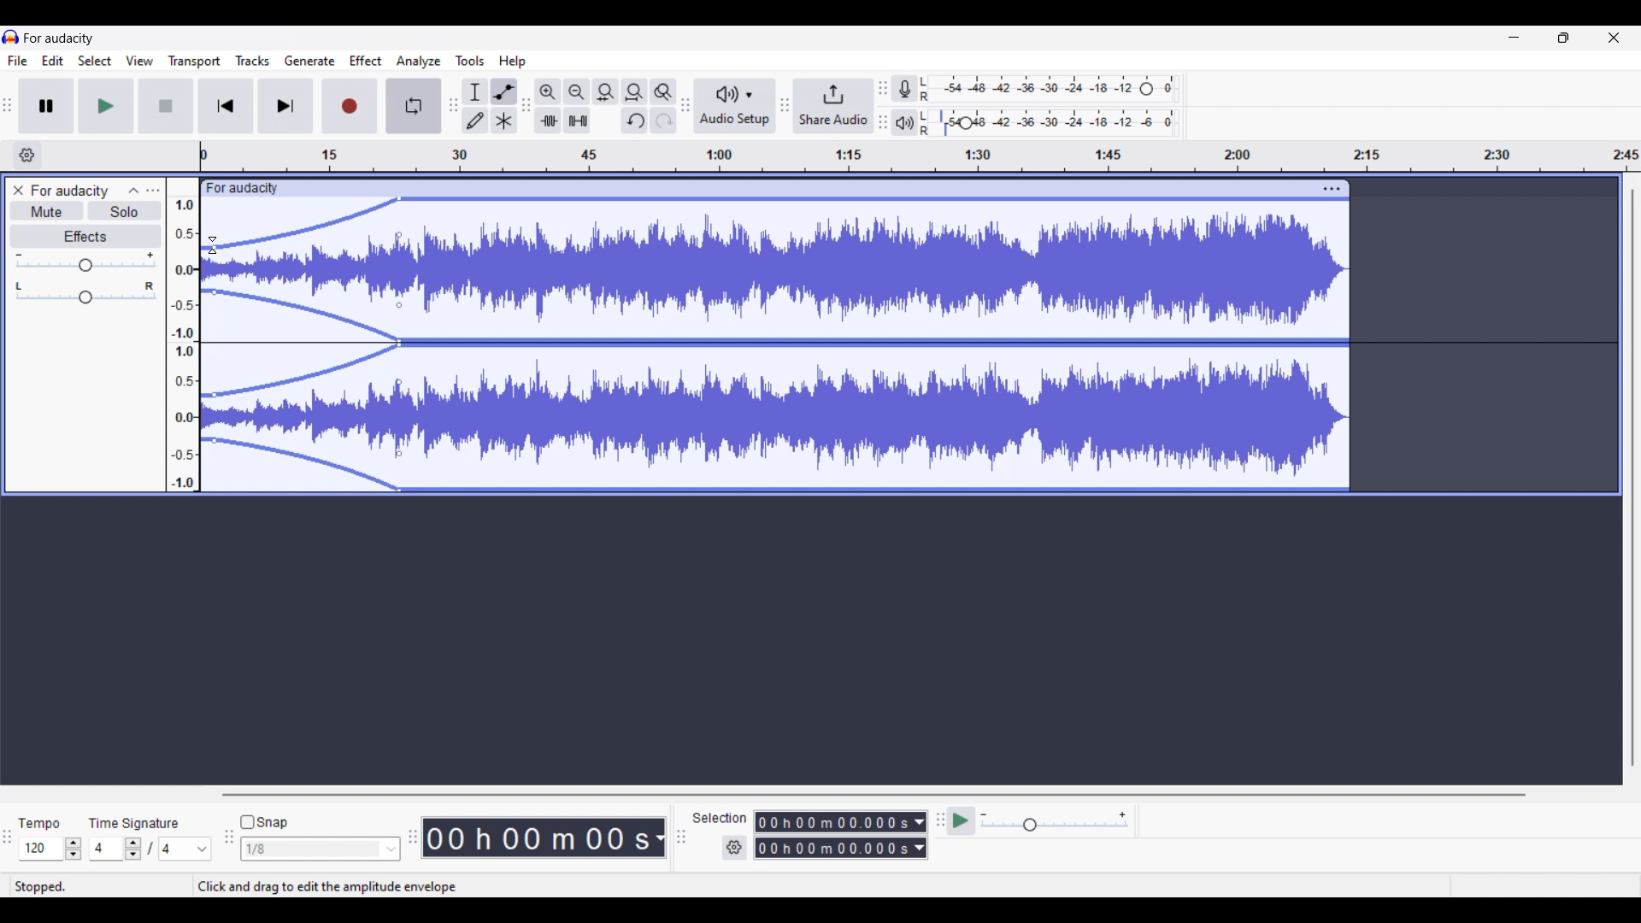 This screenshot has width=1641, height=923. Describe the element at coordinates (1514, 38) in the screenshot. I see `Minimize ` at that location.